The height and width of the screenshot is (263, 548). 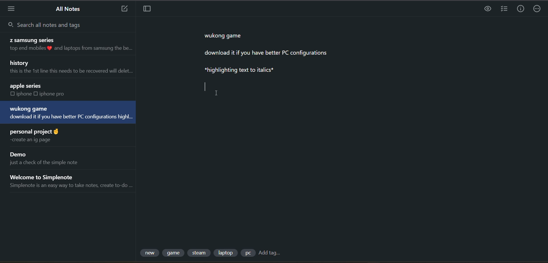 What do you see at coordinates (68, 45) in the screenshot?
I see `note title and preview` at bounding box center [68, 45].